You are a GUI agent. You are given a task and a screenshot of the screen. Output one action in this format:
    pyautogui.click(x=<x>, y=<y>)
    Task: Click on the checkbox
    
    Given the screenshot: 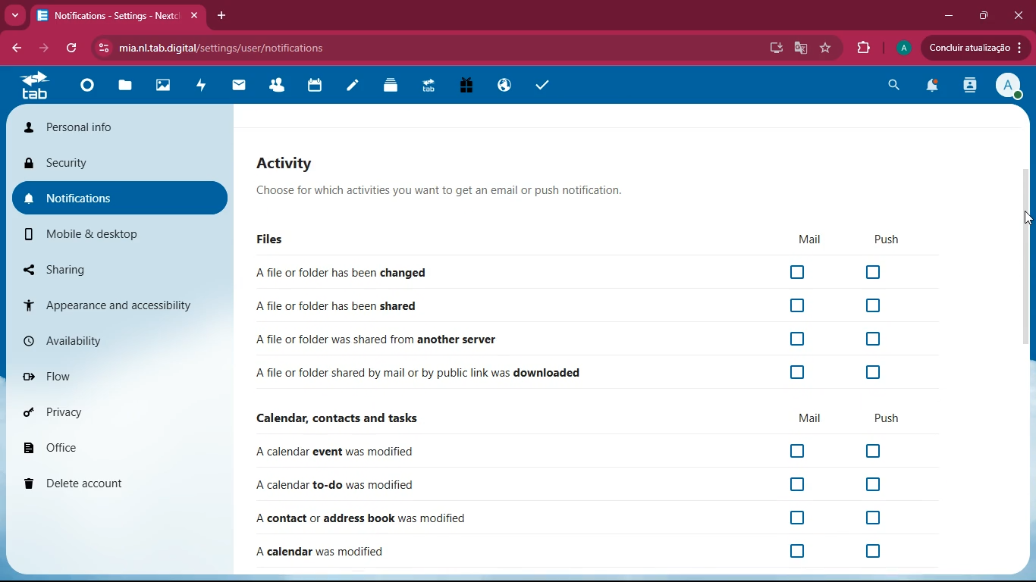 What is the action you would take?
    pyautogui.click(x=798, y=372)
    